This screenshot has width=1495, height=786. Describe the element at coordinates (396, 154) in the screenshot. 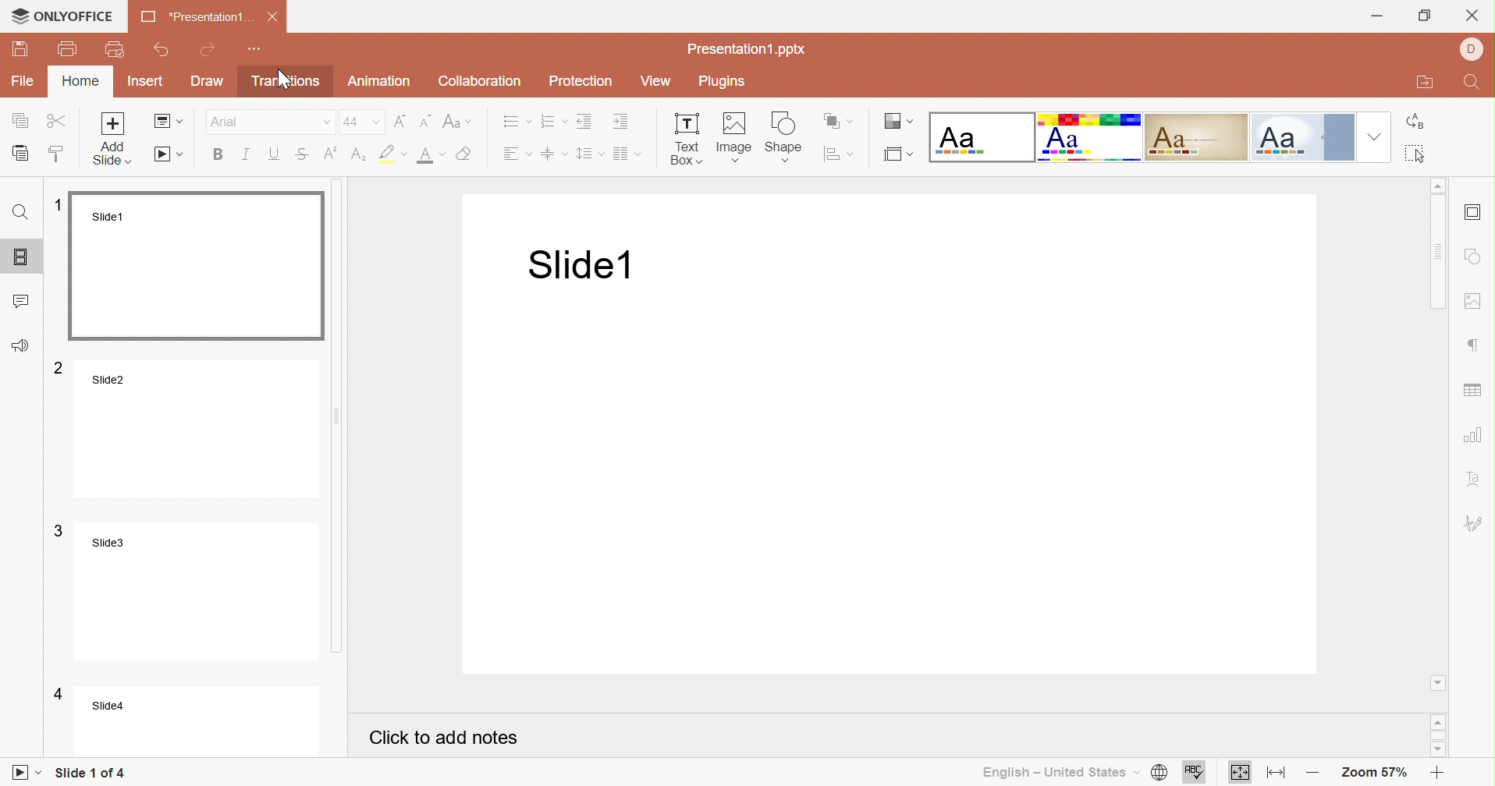

I see `Highlight color` at that location.